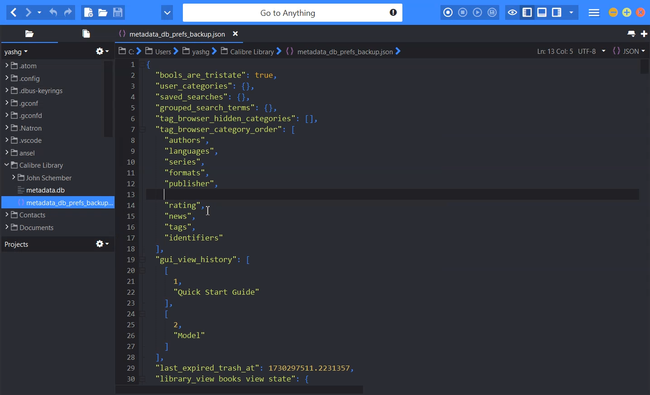 The height and width of the screenshot is (395, 650). What do you see at coordinates (39, 13) in the screenshot?
I see `Recent location` at bounding box center [39, 13].